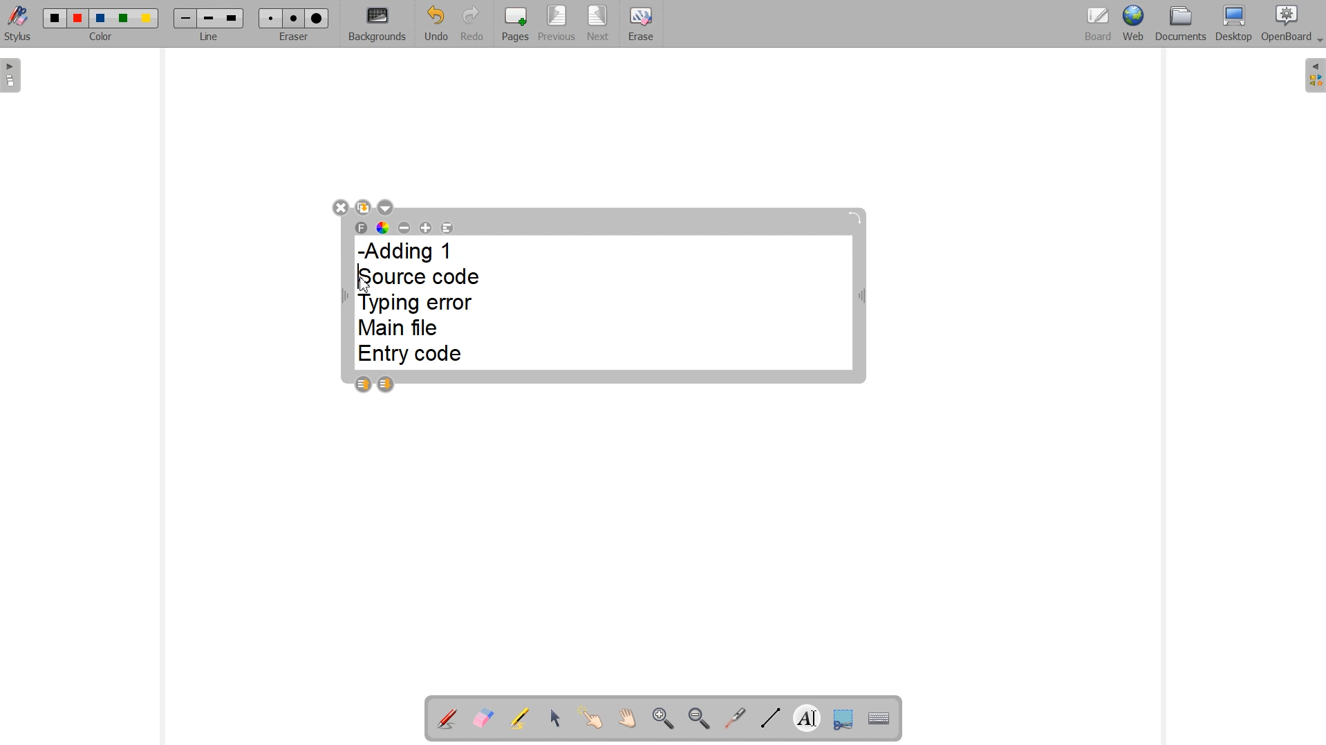 This screenshot has width=1326, height=745. What do you see at coordinates (557, 24) in the screenshot?
I see `Previous` at bounding box center [557, 24].